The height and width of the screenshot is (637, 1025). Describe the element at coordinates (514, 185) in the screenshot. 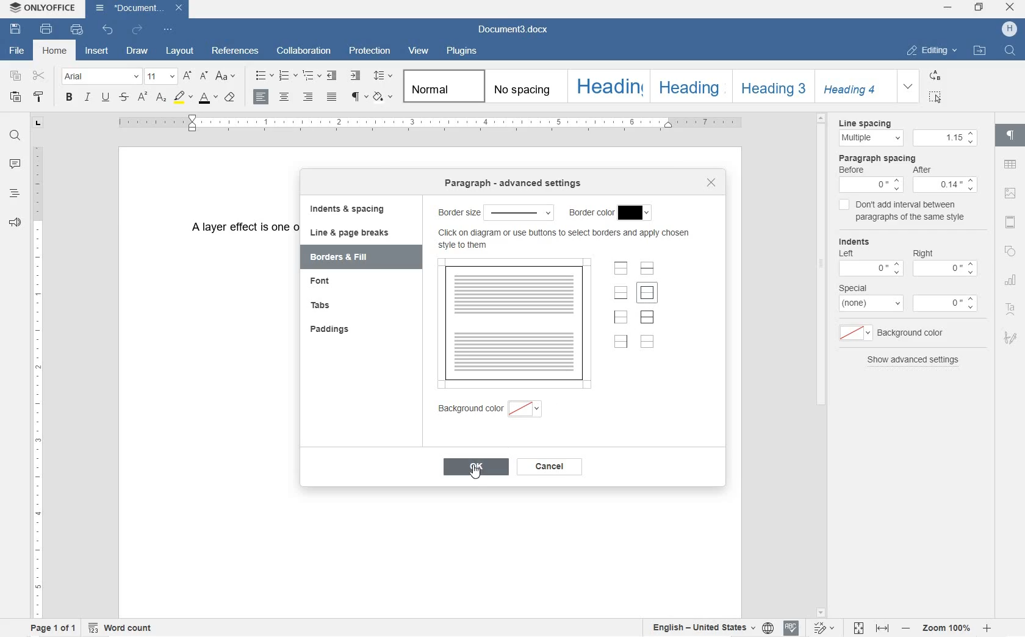

I see `paragraph-advanced settings` at that location.